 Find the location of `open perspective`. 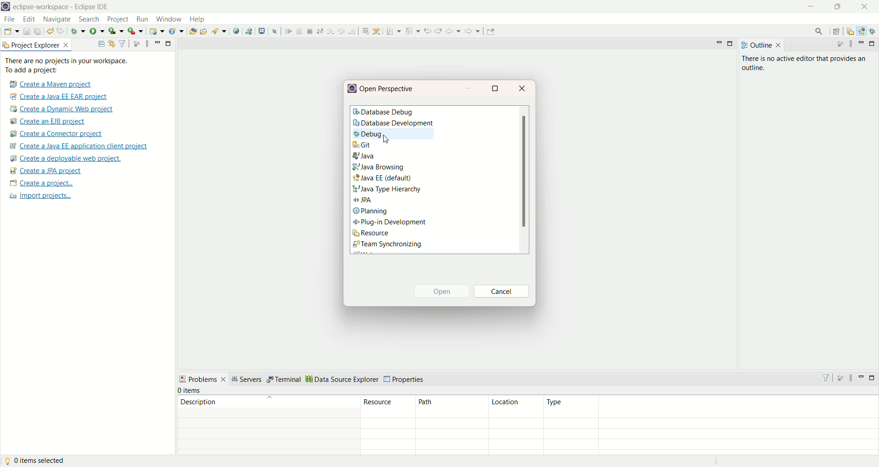

open perspective is located at coordinates (836, 31).